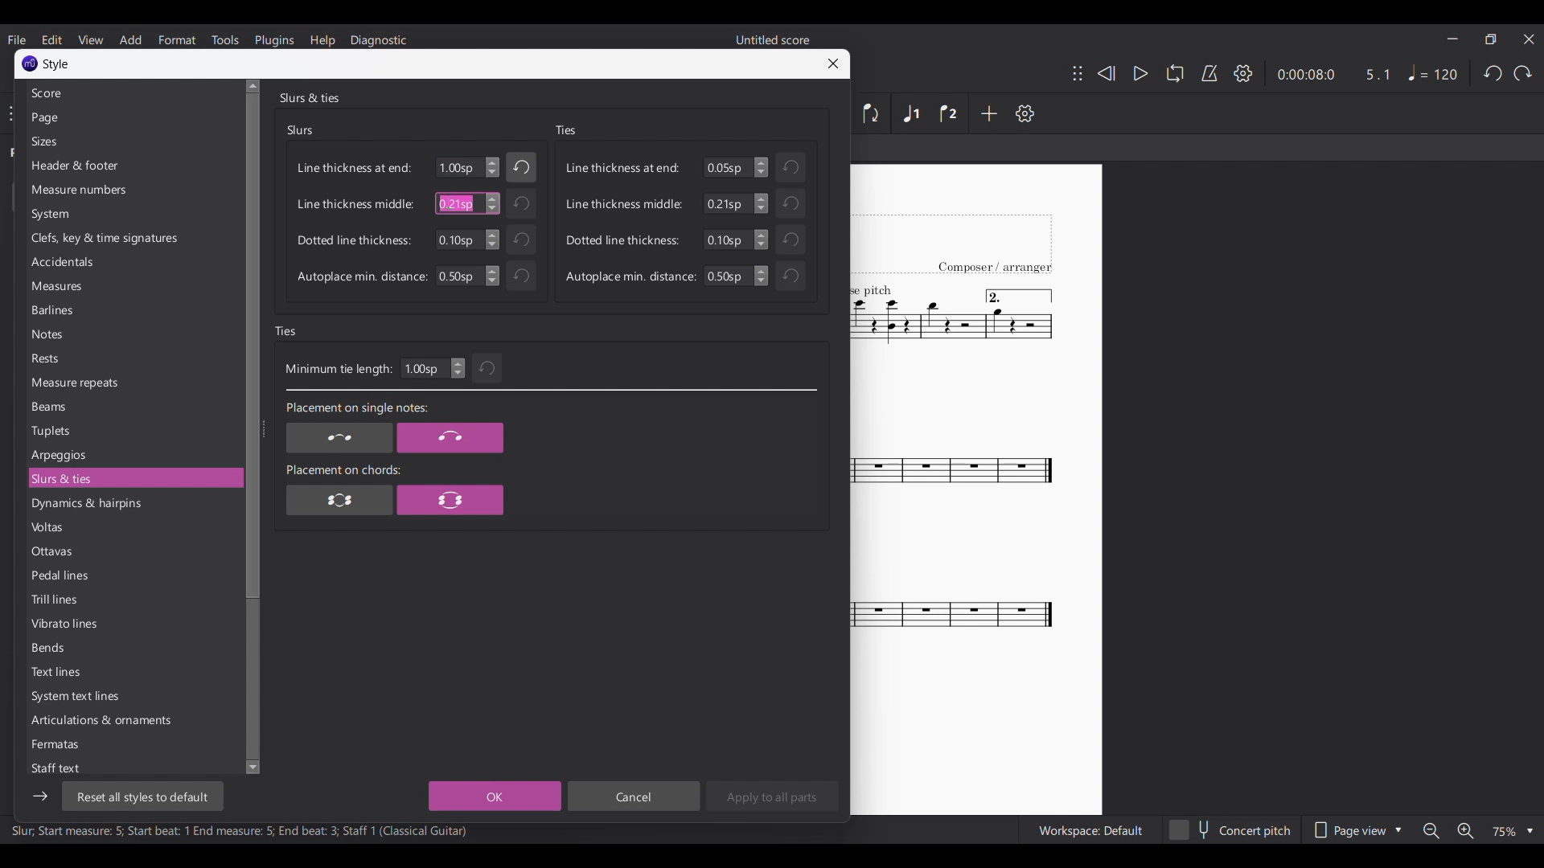  I want to click on Text lines, so click(133, 672).